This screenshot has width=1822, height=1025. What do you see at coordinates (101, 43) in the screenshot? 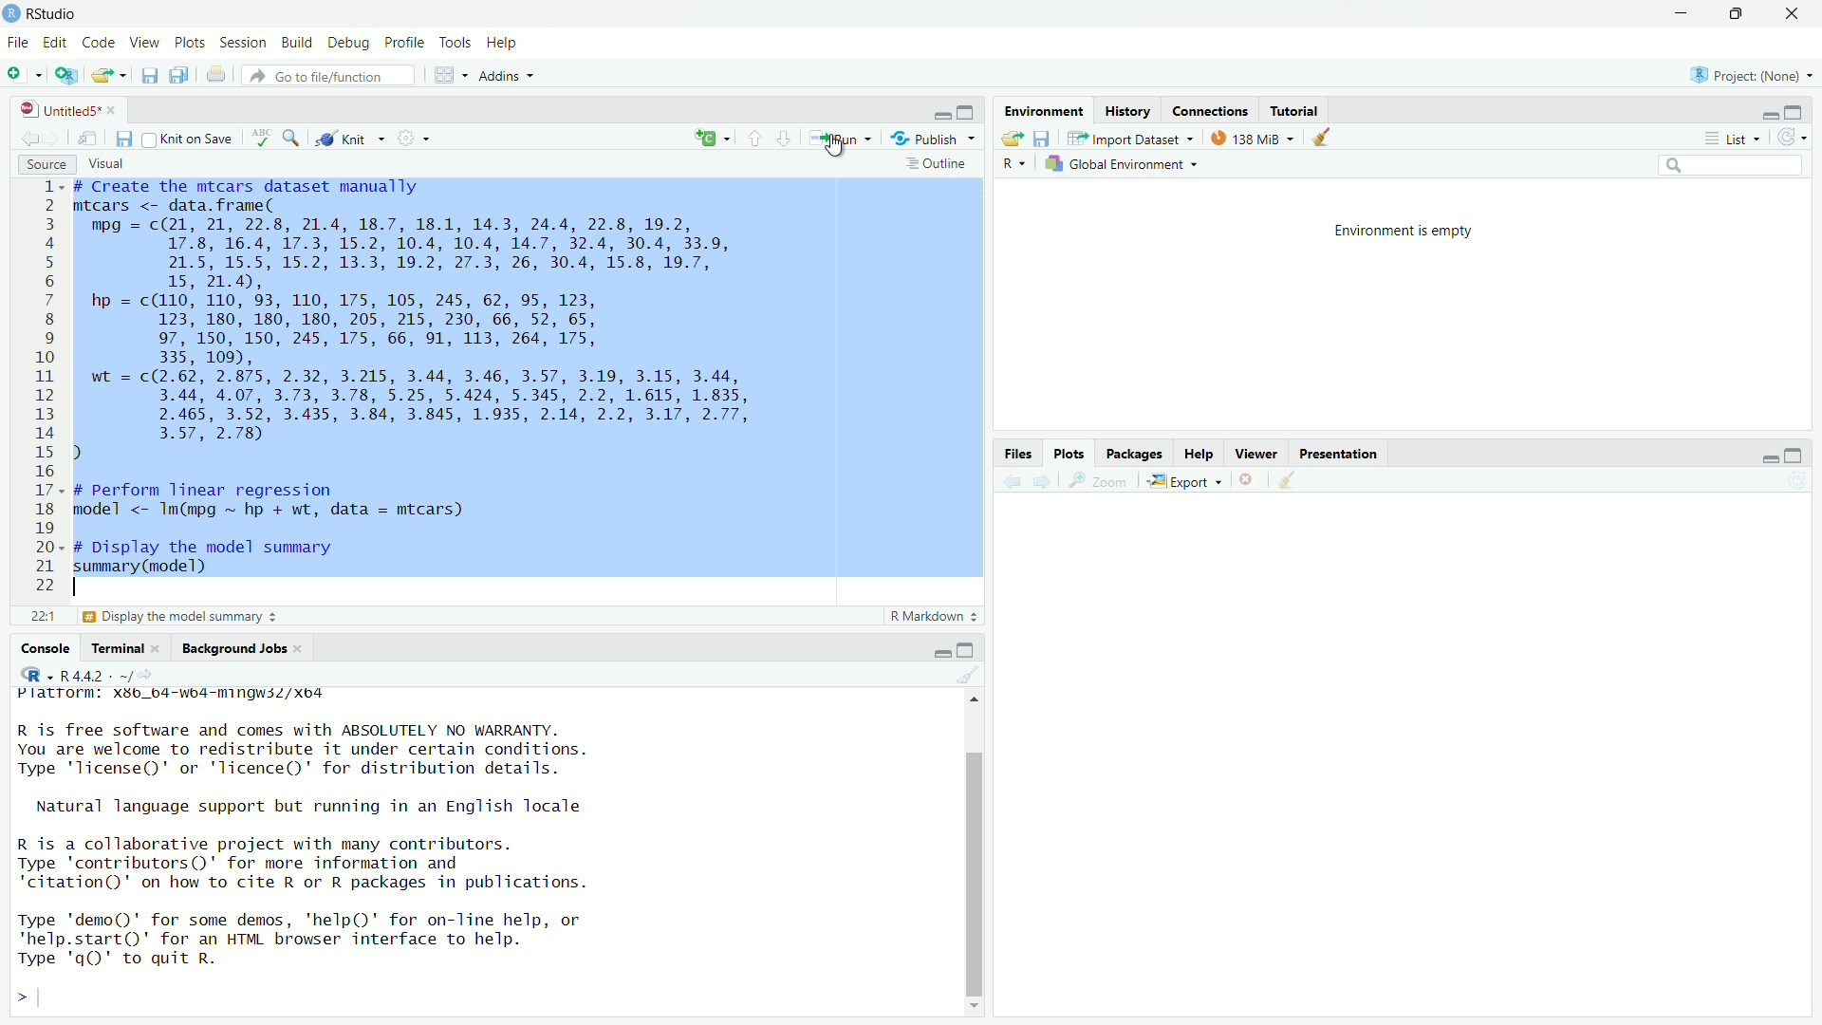
I see `code` at bounding box center [101, 43].